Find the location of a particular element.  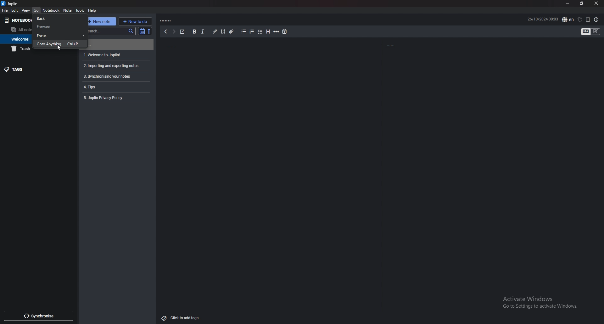

date and time is located at coordinates (543, 19).